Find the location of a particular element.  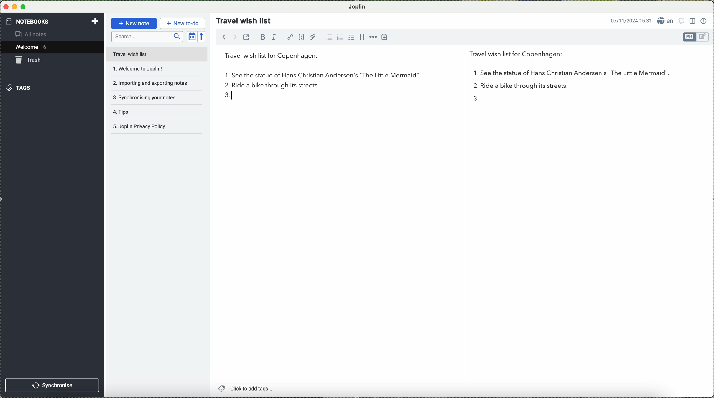

toggle external editing is located at coordinates (248, 39).